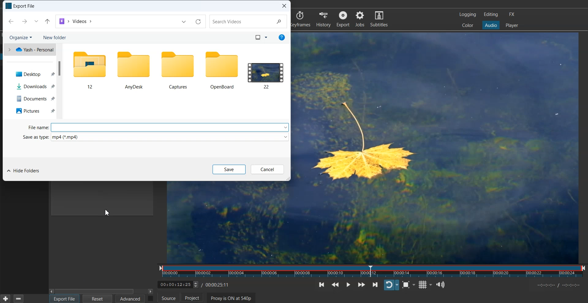  I want to click on Editing, so click(491, 14).